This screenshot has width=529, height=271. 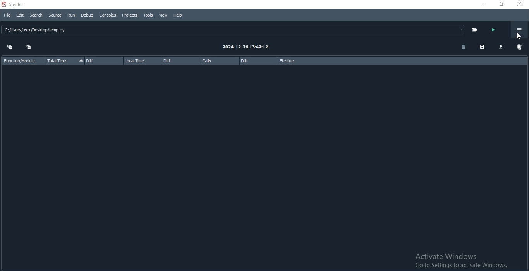 I want to click on total time, so click(x=64, y=60).